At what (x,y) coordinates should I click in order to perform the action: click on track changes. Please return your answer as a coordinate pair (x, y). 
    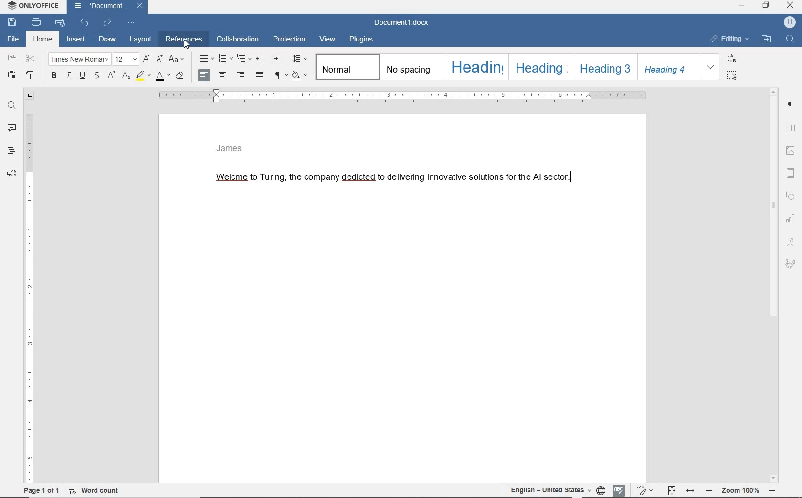
    Looking at the image, I should click on (645, 490).